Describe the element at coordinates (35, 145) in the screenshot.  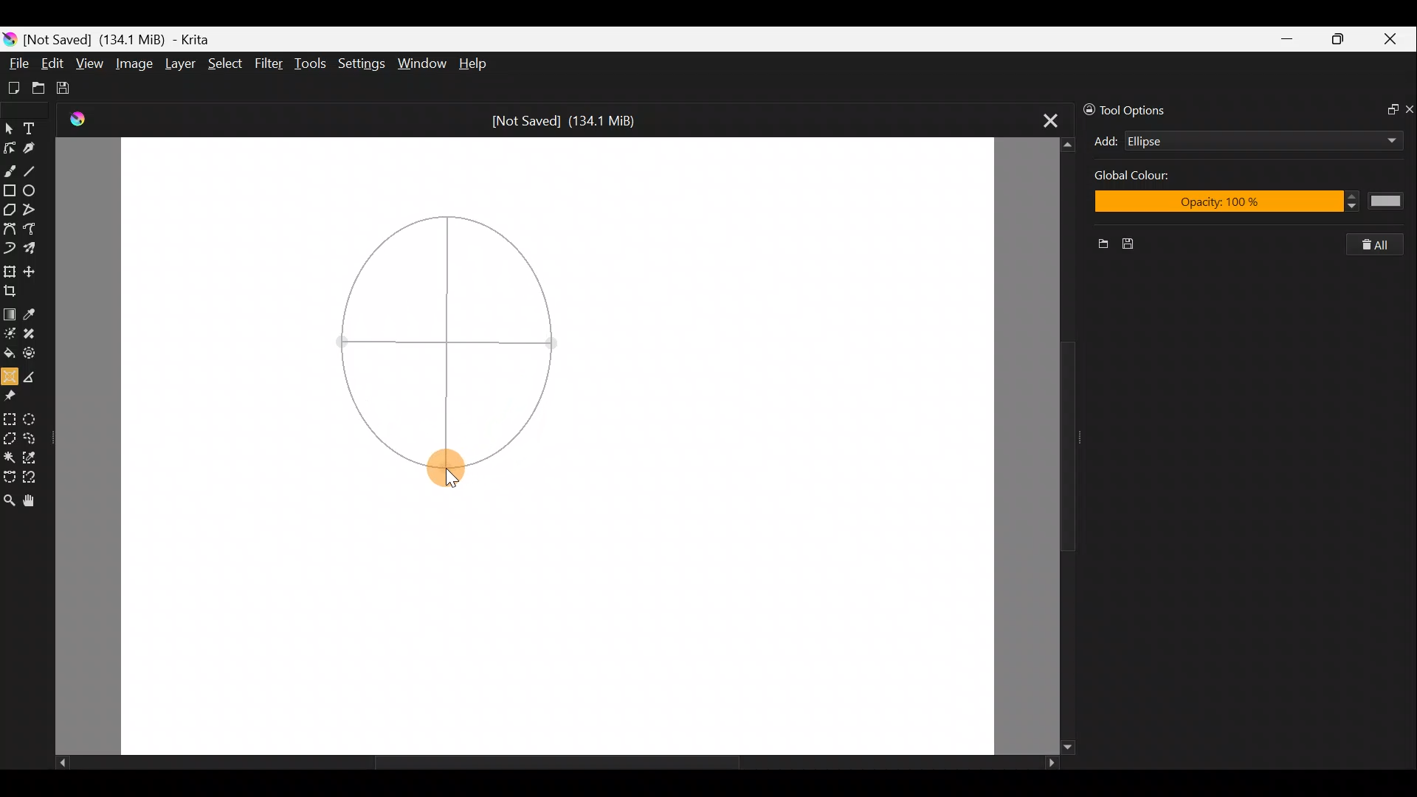
I see `Calligraphy` at that location.